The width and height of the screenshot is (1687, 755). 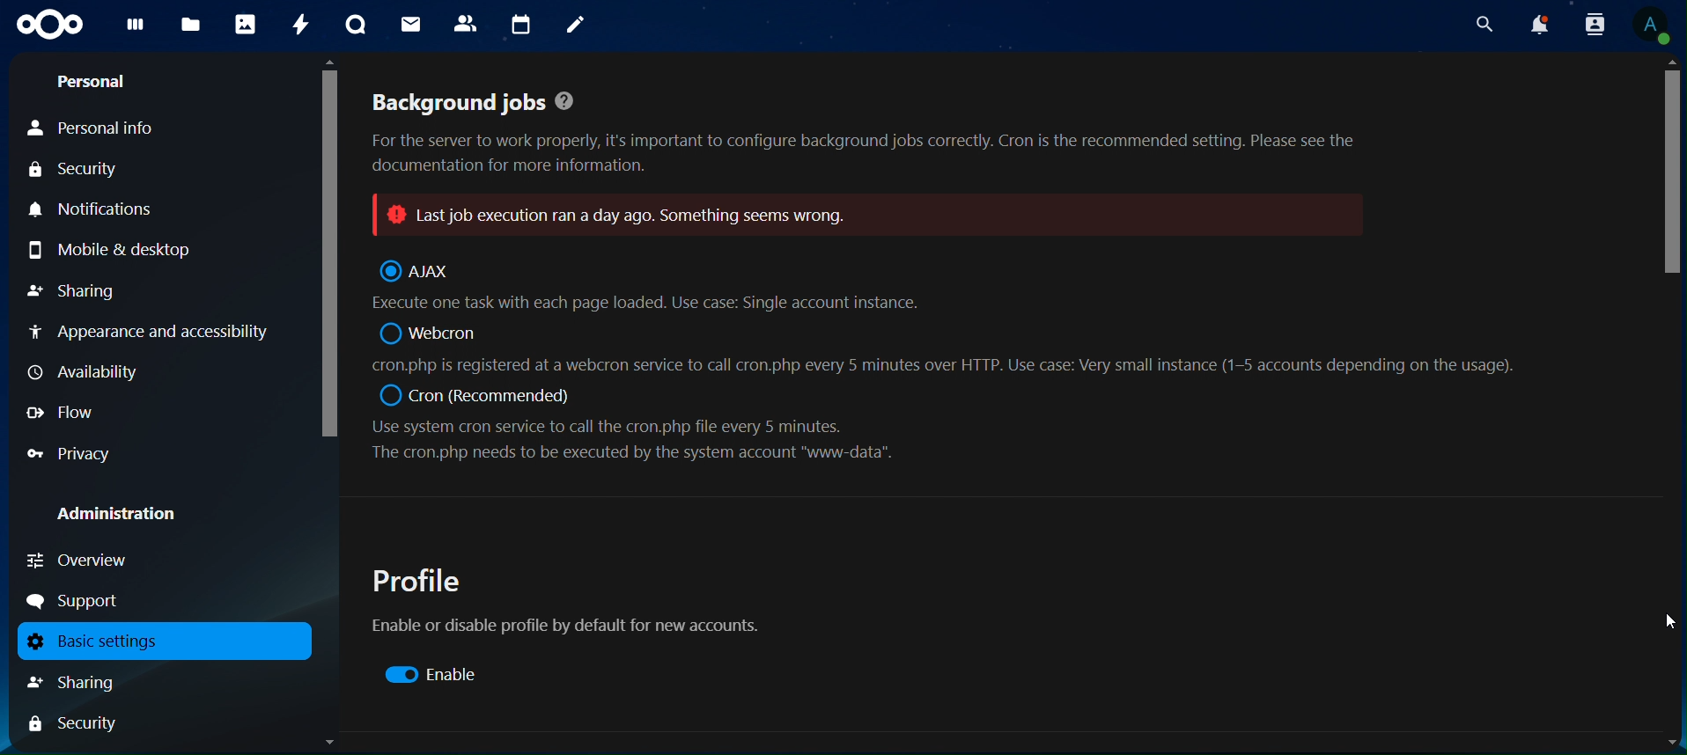 What do you see at coordinates (99, 210) in the screenshot?
I see `notifications` at bounding box center [99, 210].